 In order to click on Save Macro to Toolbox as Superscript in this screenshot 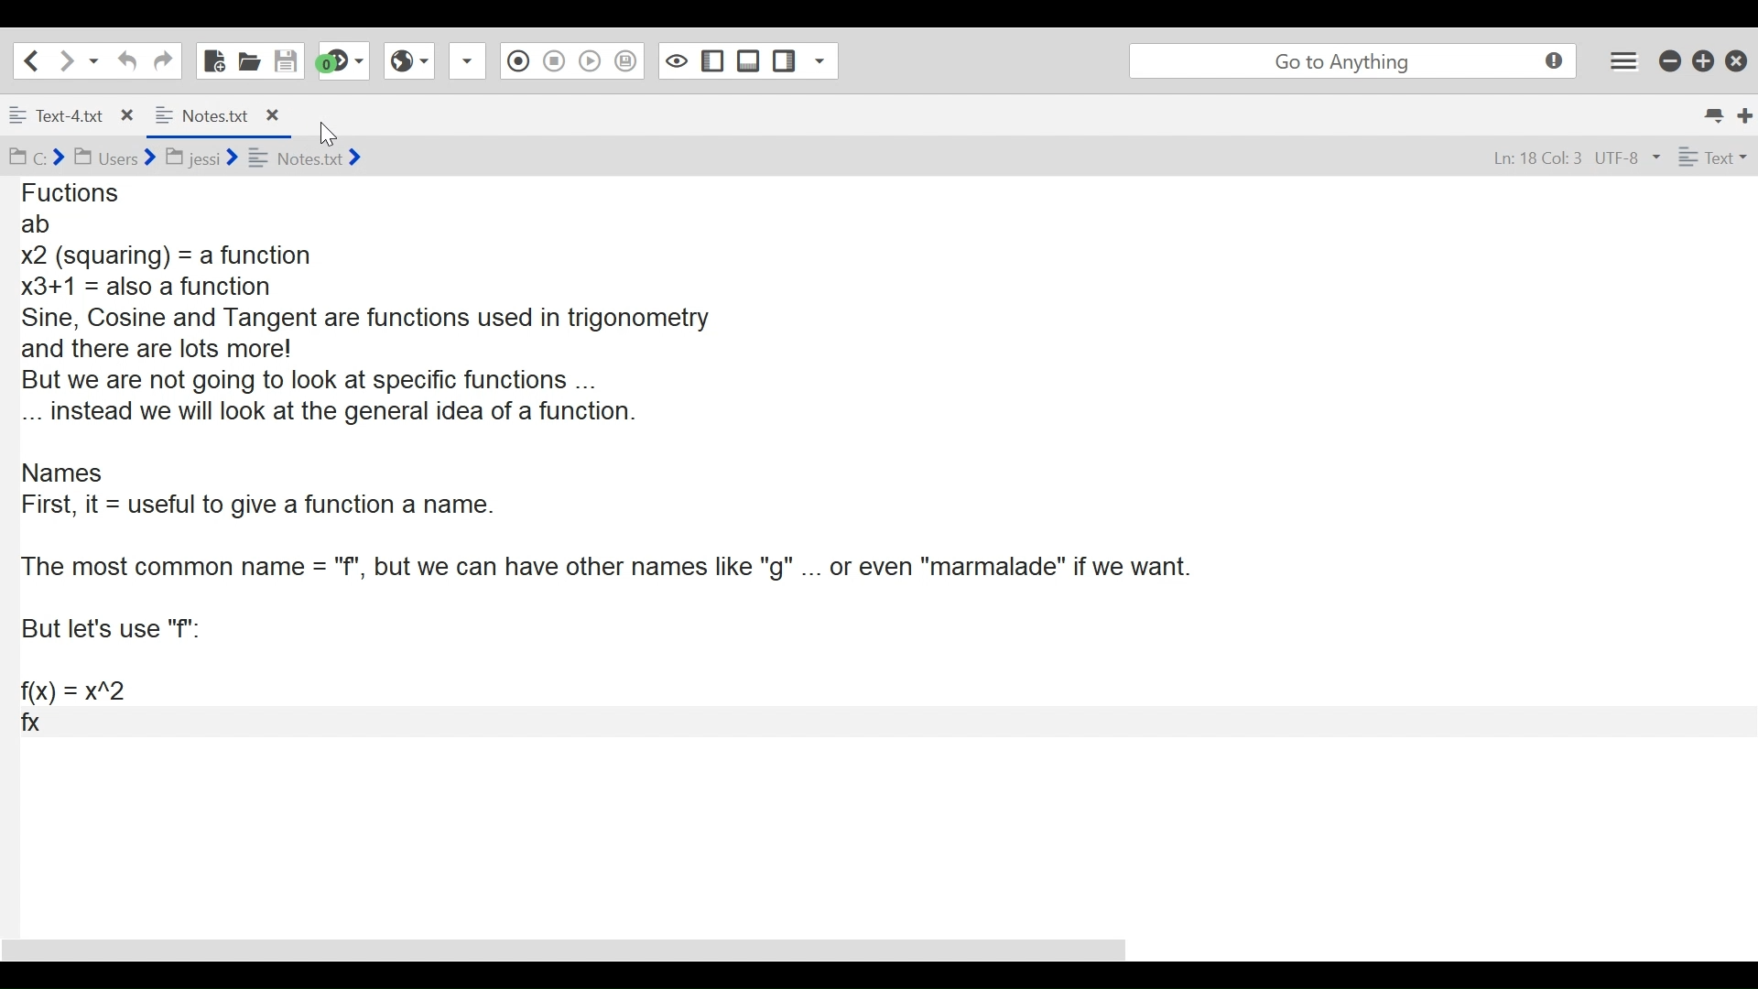, I will do `click(627, 59)`.